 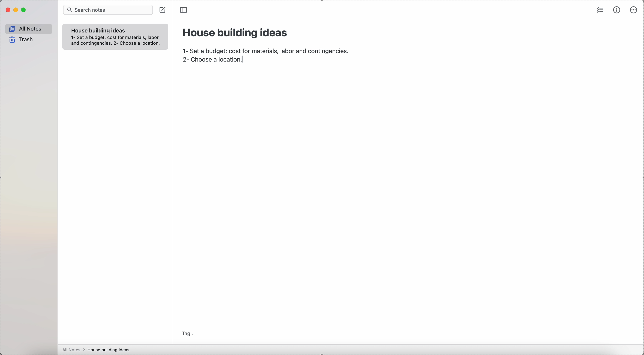 What do you see at coordinates (74, 350) in the screenshot?
I see `all notes` at bounding box center [74, 350].